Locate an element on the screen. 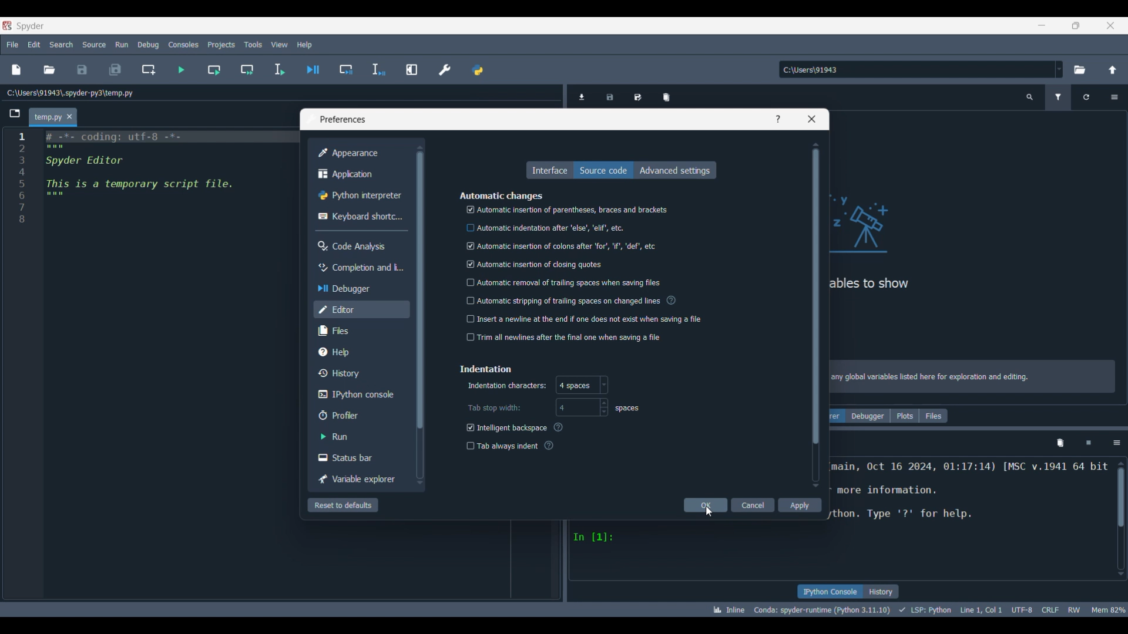 This screenshot has width=1128, height=634. File menu is located at coordinates (12, 45).